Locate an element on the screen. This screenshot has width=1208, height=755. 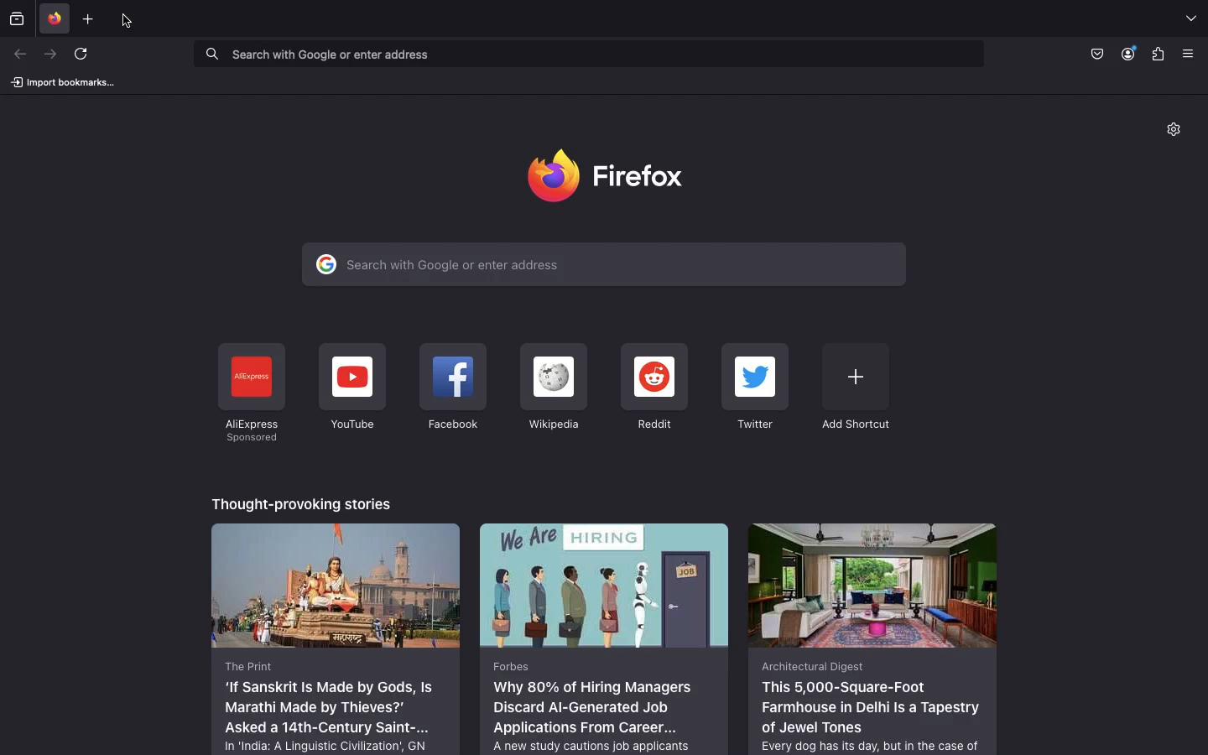
Moved to add new tab is located at coordinates (131, 20).